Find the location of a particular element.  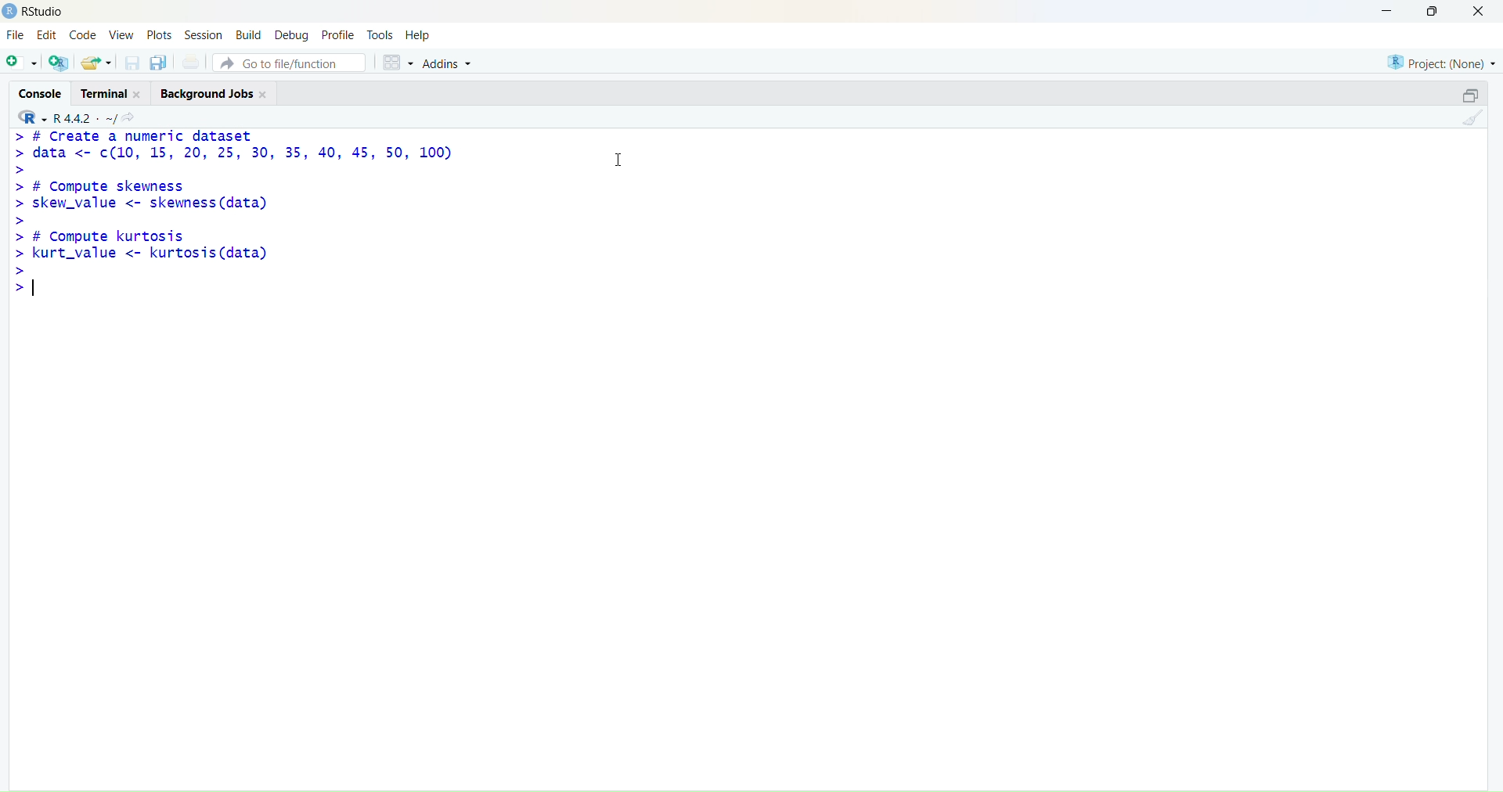

Tools is located at coordinates (380, 32).